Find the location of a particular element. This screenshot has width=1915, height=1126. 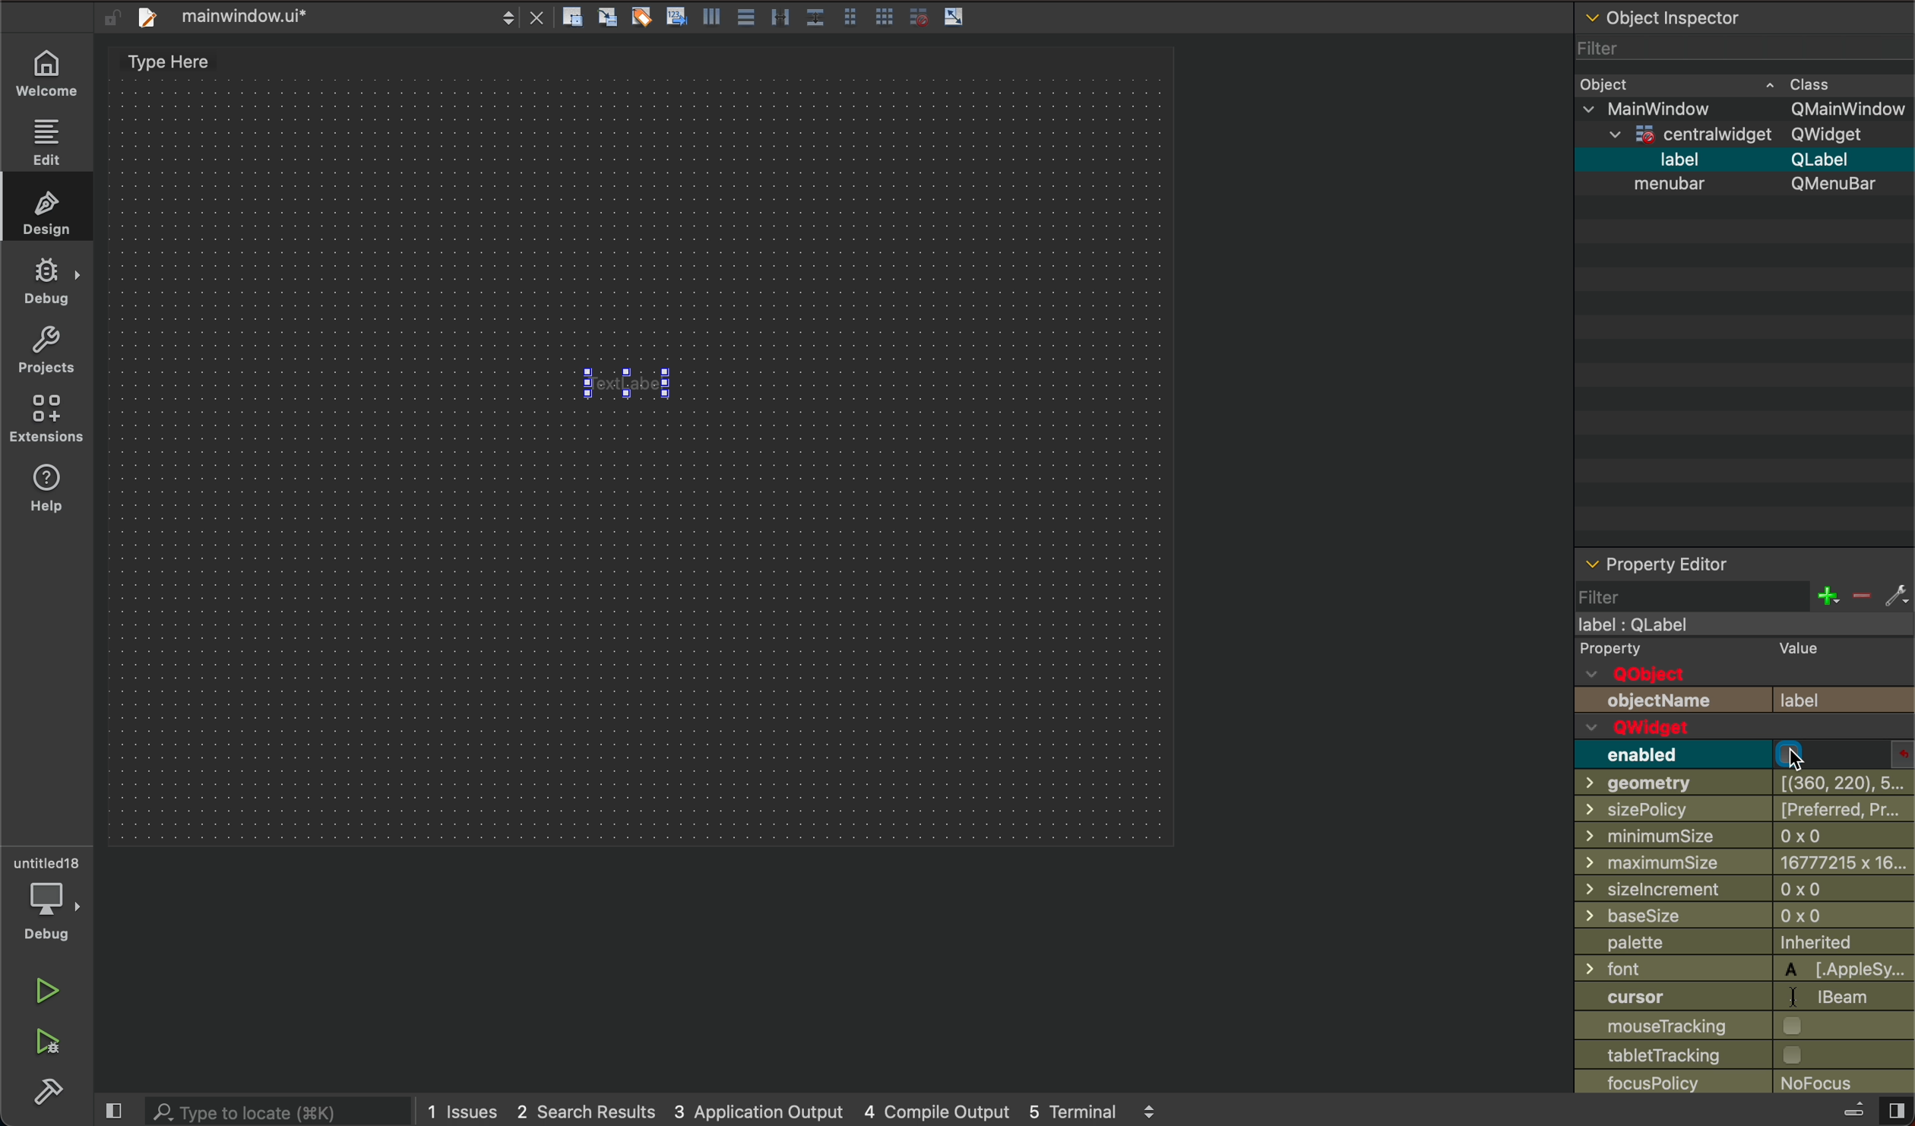

label is located at coordinates (1828, 699).